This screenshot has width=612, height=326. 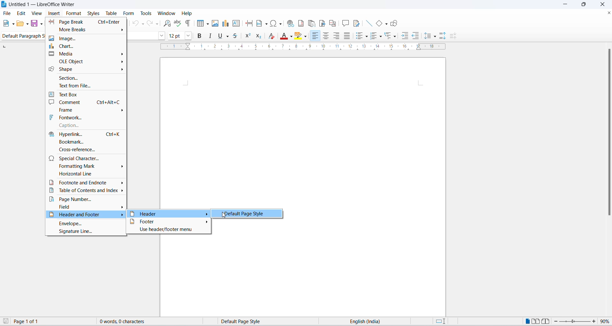 I want to click on table, so click(x=110, y=13).